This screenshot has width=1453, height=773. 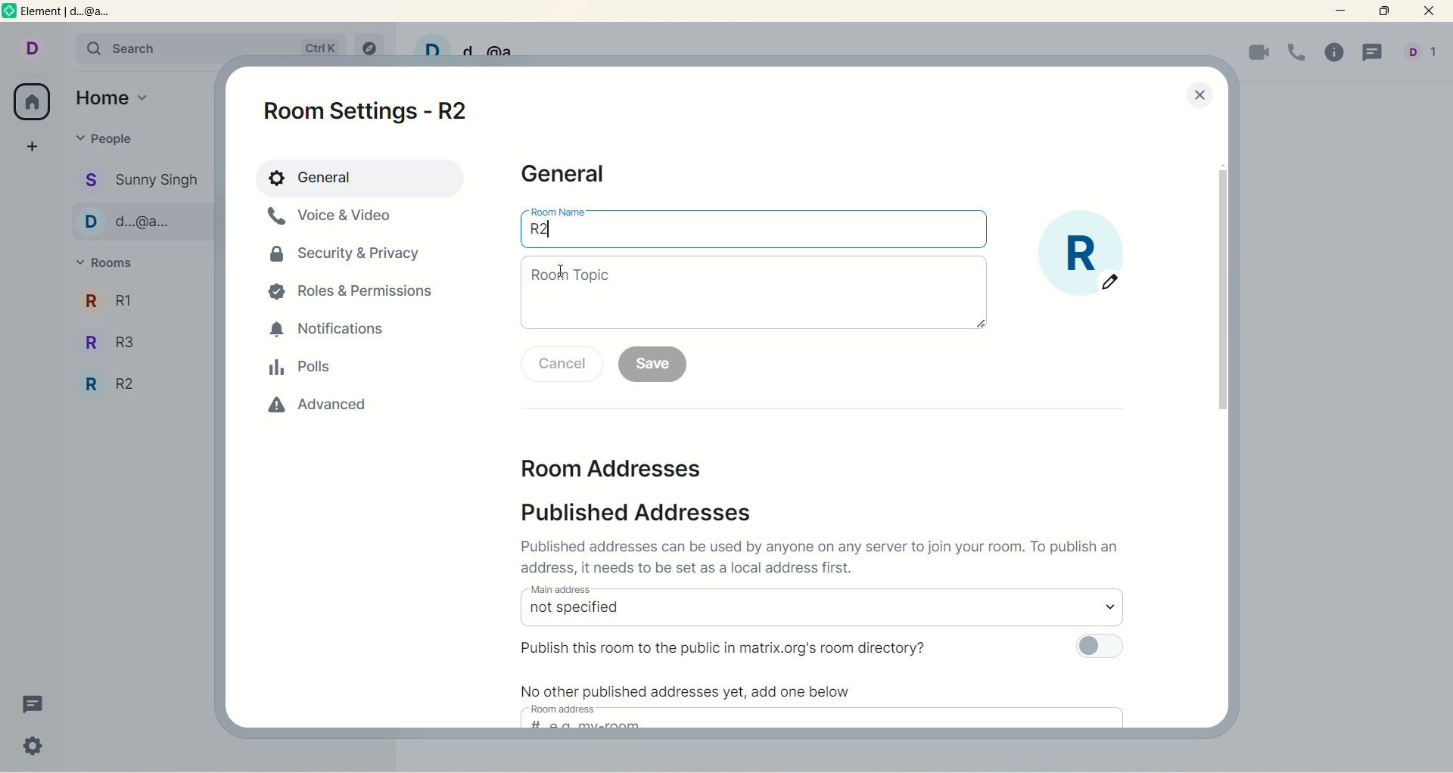 What do you see at coordinates (1424, 53) in the screenshot?
I see `account` at bounding box center [1424, 53].